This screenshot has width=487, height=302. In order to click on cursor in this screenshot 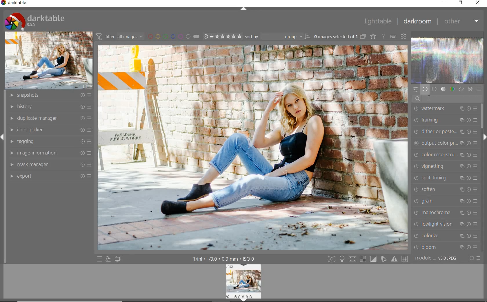, I will do `click(429, 97)`.